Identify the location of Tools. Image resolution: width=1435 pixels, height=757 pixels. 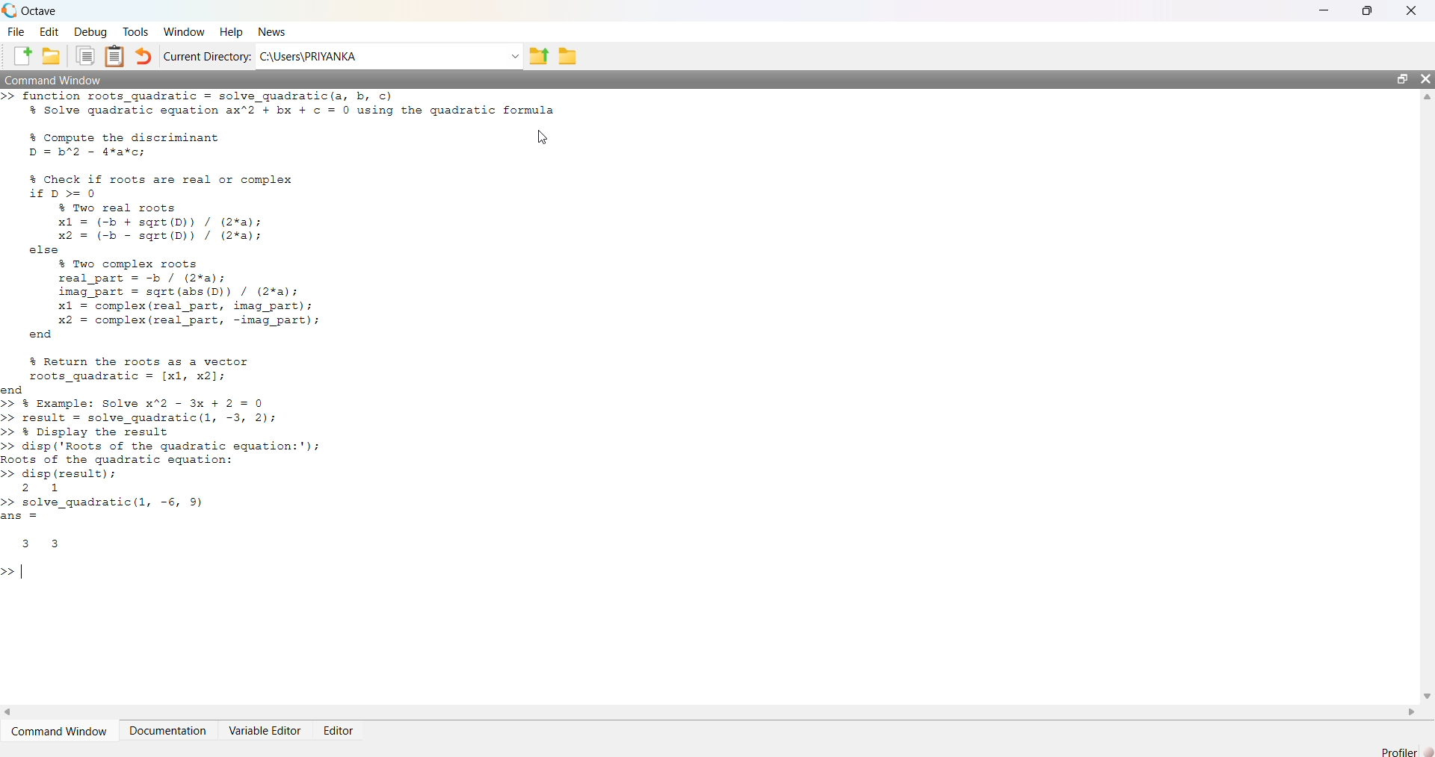
(135, 33).